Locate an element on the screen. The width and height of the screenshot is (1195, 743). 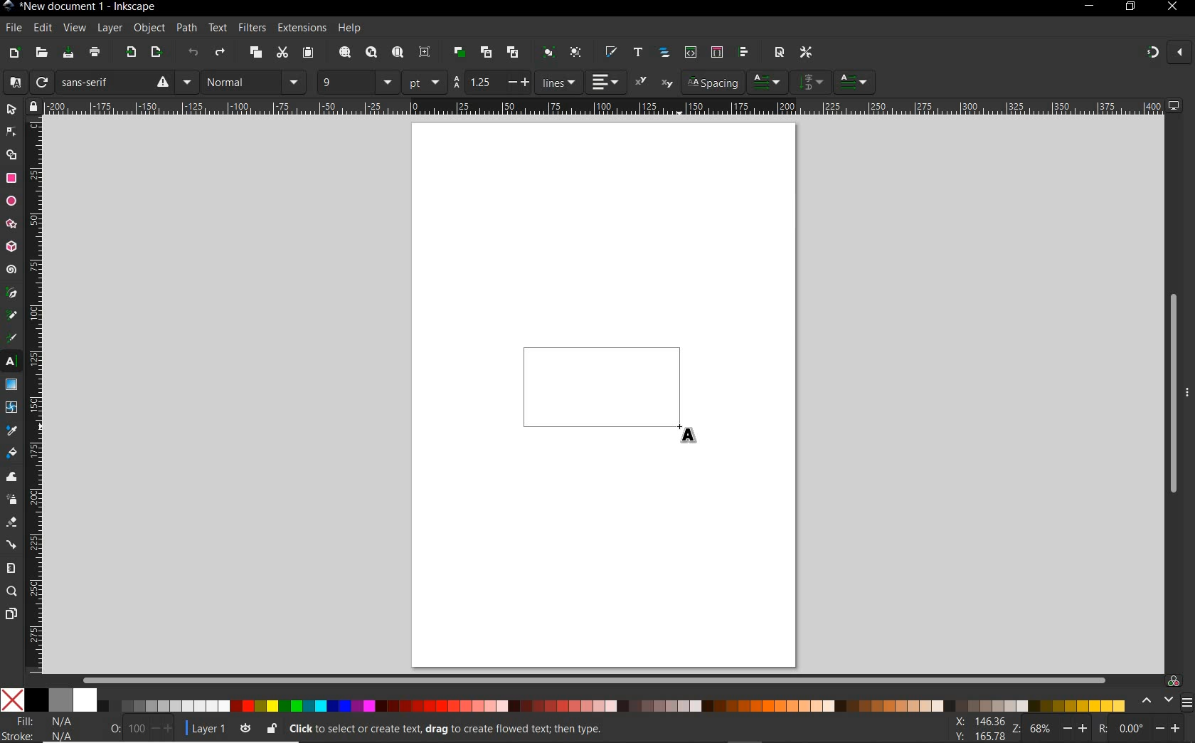
lock is located at coordinates (32, 106).